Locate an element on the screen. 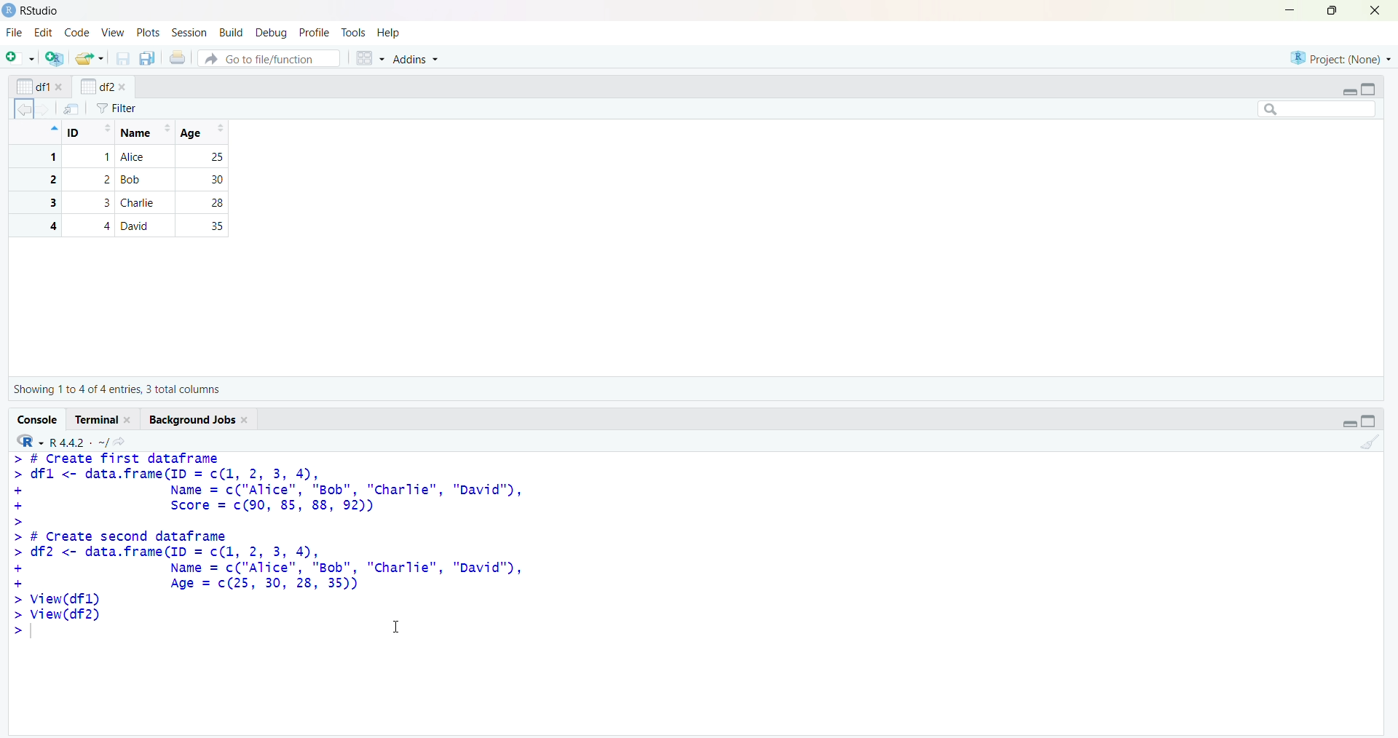 The width and height of the screenshot is (1398, 738). 3 3 Charlie 28 is located at coordinates (125, 202).